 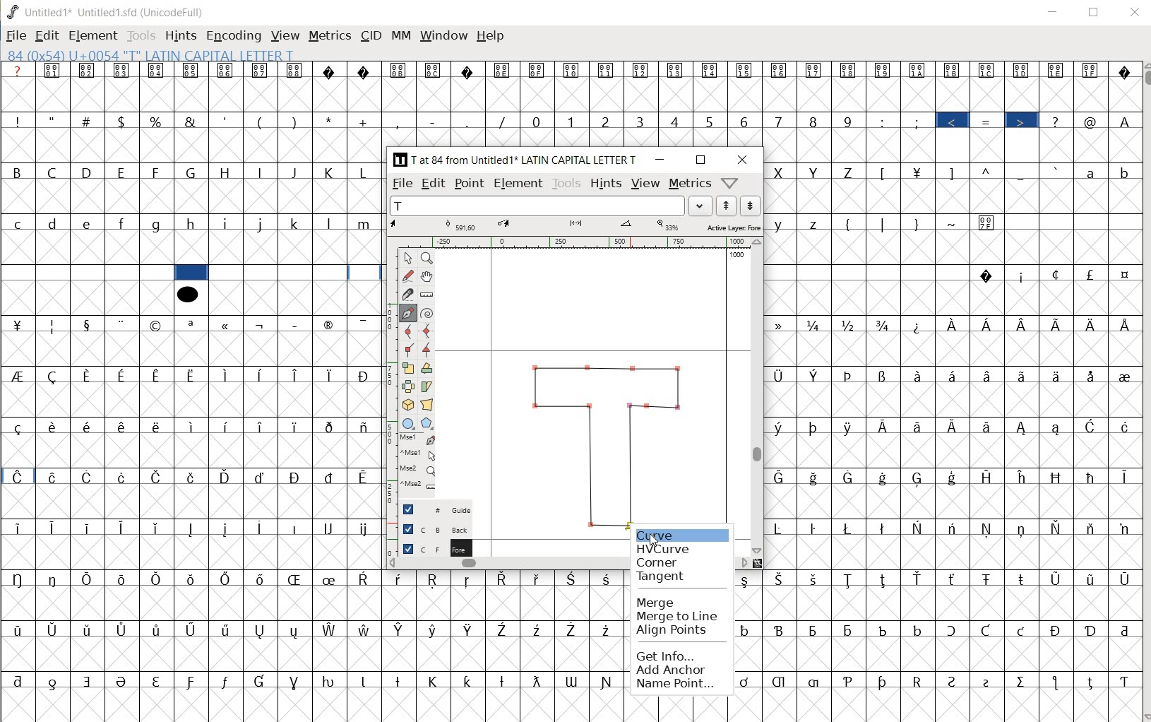 What do you see at coordinates (123, 122) in the screenshot?
I see `$` at bounding box center [123, 122].